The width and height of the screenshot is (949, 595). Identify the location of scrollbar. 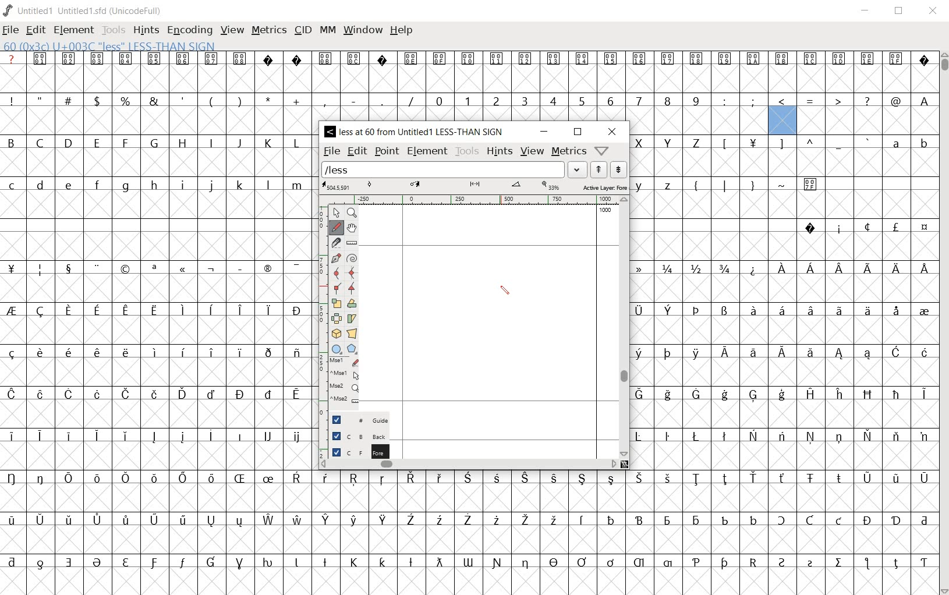
(943, 322).